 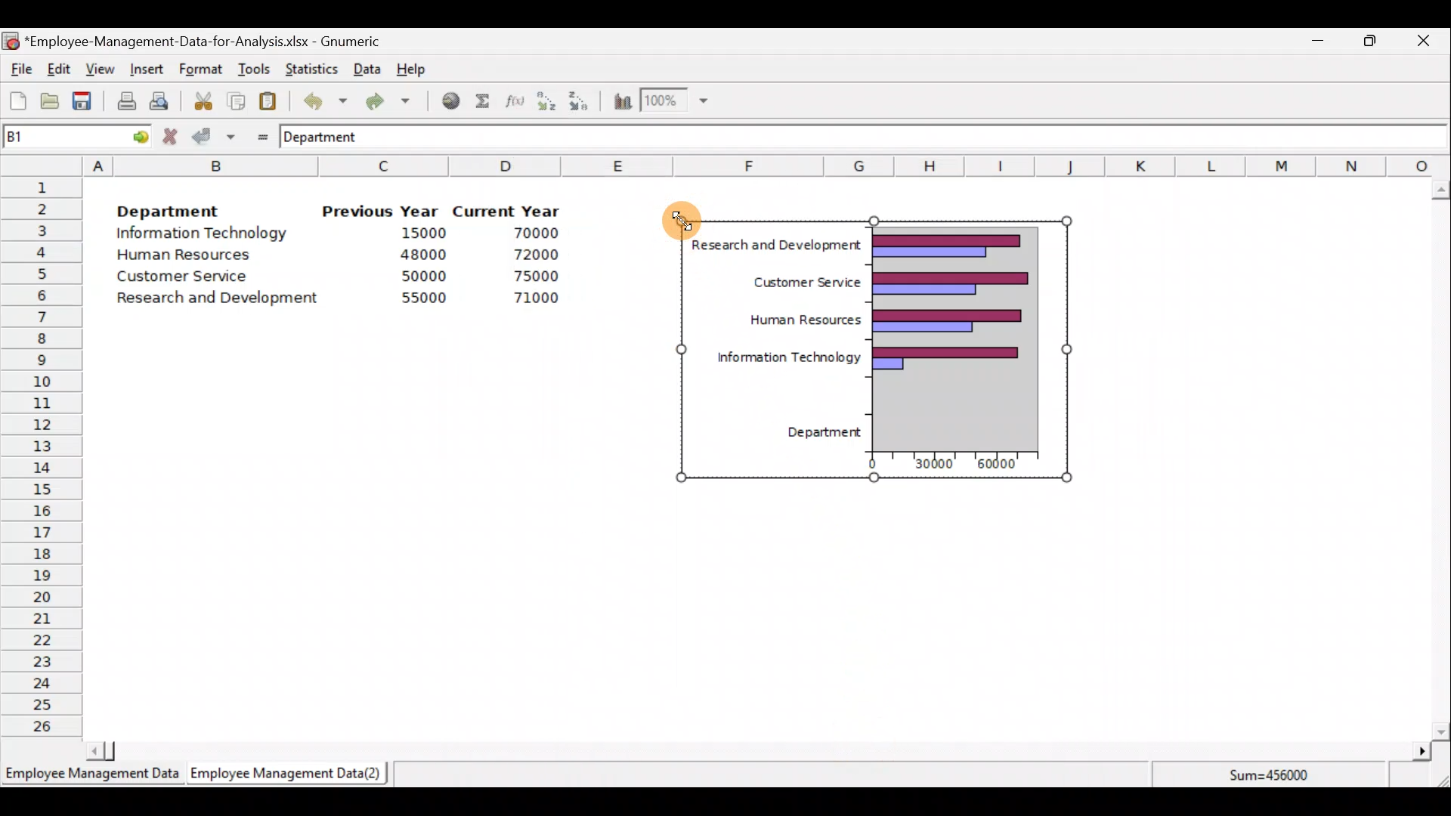 What do you see at coordinates (420, 68) in the screenshot?
I see `Help` at bounding box center [420, 68].